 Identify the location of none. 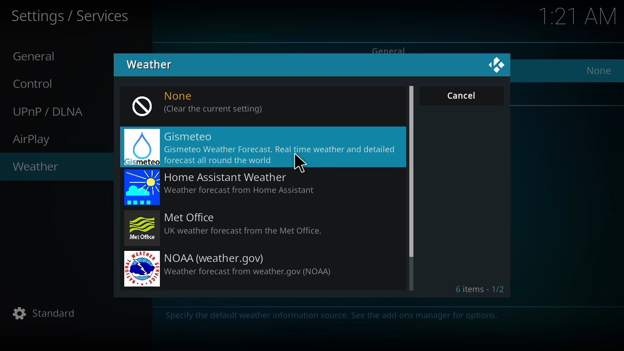
(599, 70).